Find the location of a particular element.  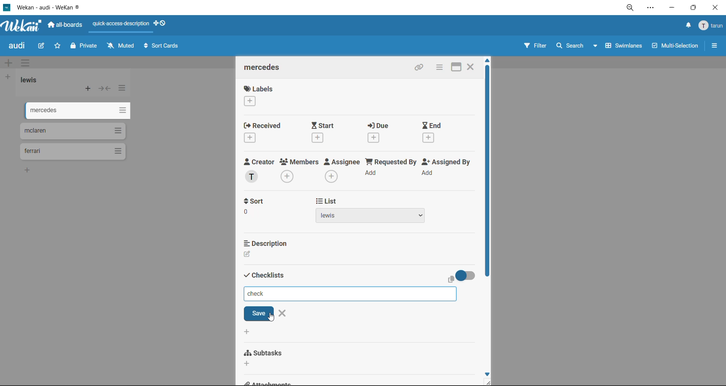

add swimlane is located at coordinates (8, 63).